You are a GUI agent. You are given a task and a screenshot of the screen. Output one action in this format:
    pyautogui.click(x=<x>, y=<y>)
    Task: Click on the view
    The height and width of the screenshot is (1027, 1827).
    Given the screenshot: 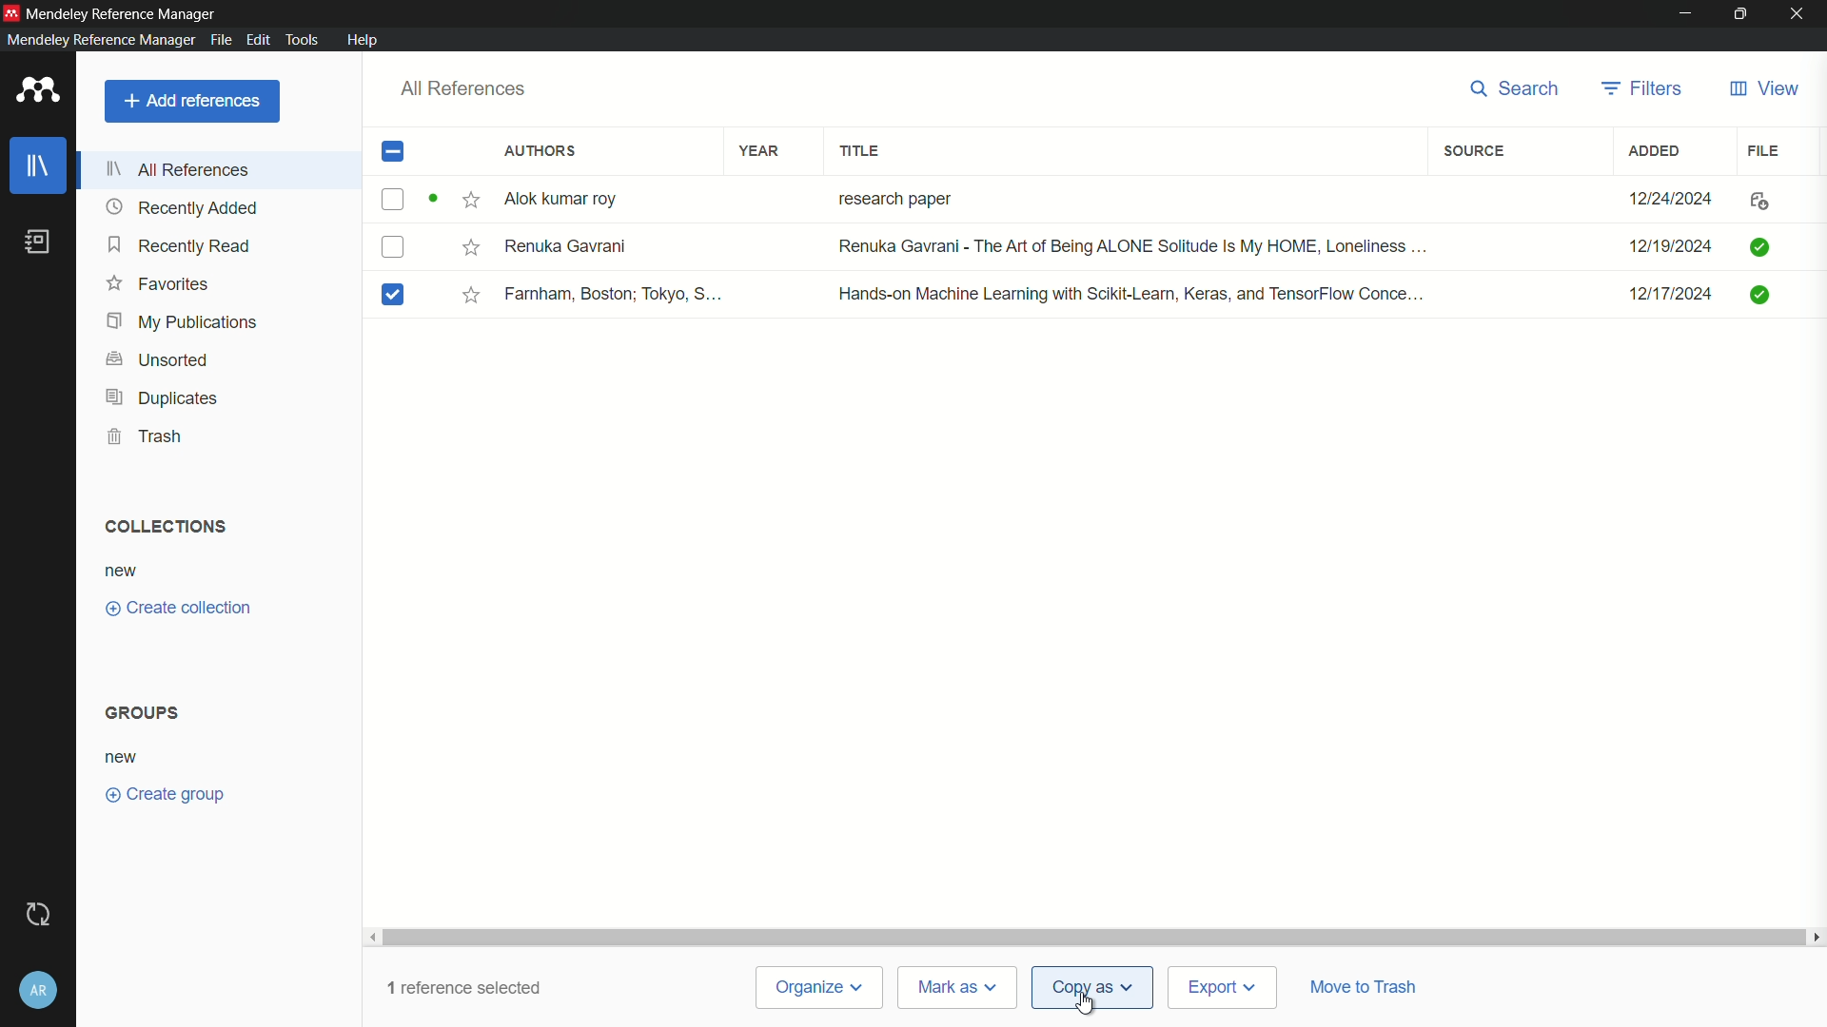 What is the action you would take?
    pyautogui.click(x=1763, y=88)
    